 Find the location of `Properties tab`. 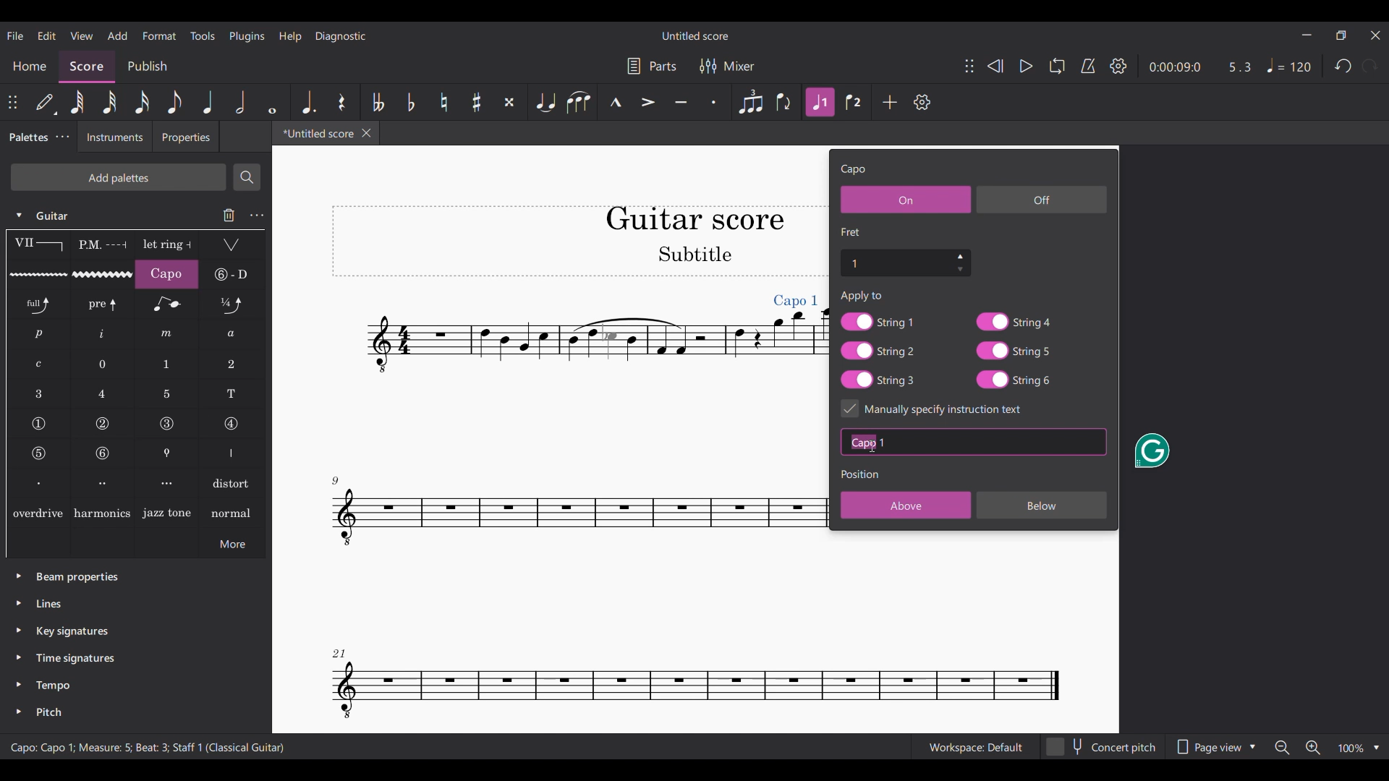

Properties tab is located at coordinates (186, 136).